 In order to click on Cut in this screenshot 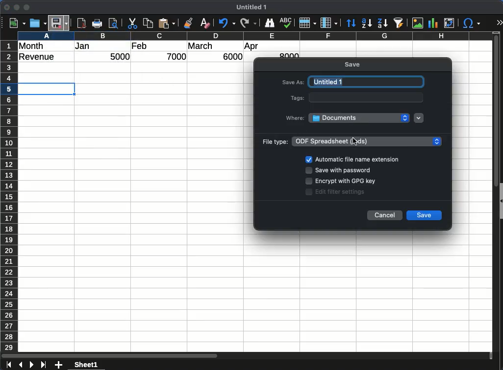, I will do `click(132, 23)`.